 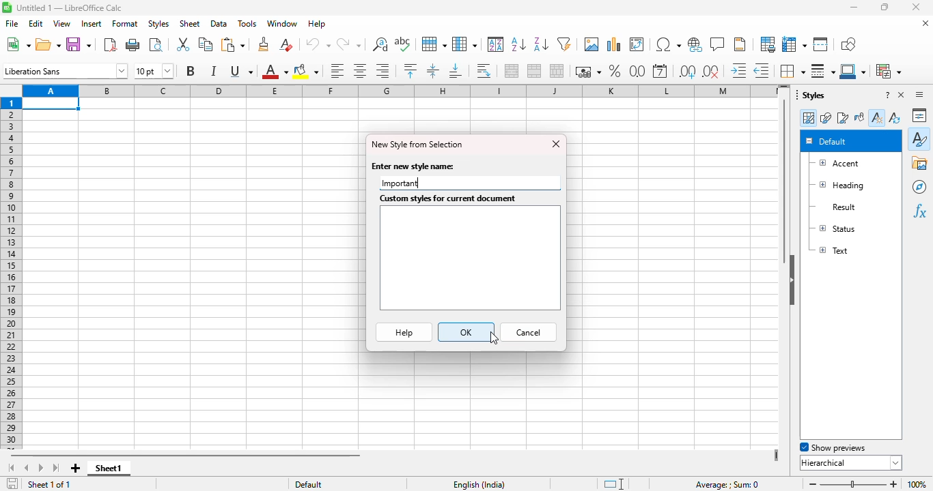 What do you see at coordinates (660, 71) in the screenshot?
I see `format as date` at bounding box center [660, 71].